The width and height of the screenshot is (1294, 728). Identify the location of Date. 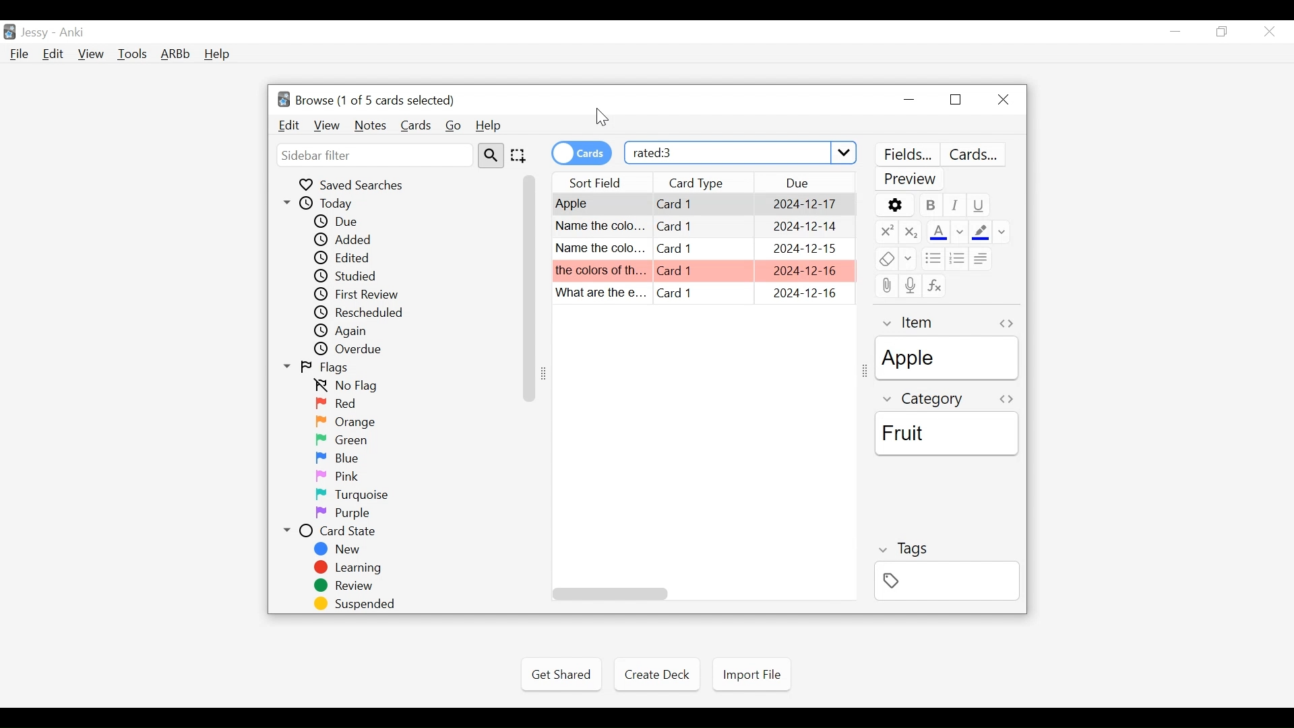
(803, 204).